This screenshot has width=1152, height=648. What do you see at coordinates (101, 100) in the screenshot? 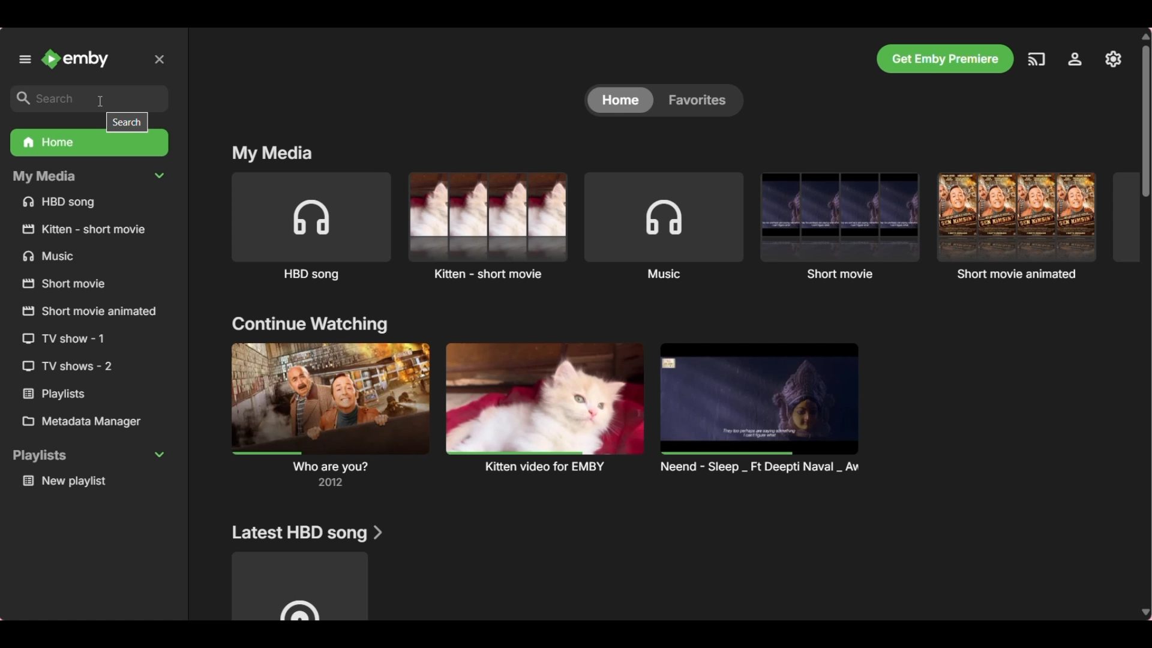
I see `cursor` at bounding box center [101, 100].